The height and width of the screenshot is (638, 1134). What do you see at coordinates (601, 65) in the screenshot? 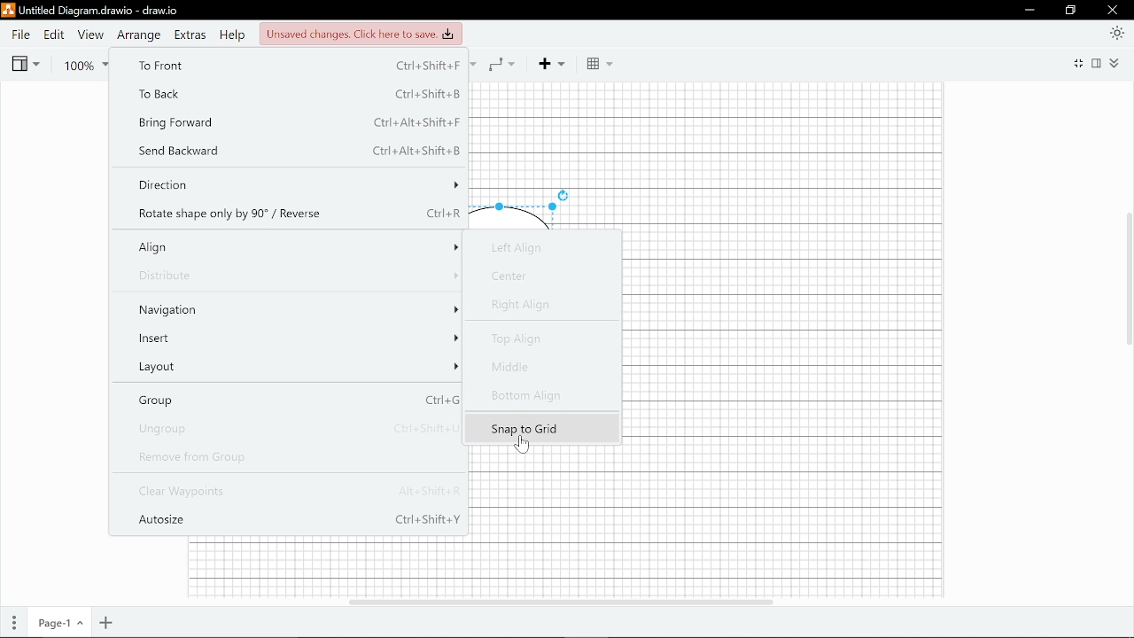
I see `Table` at bounding box center [601, 65].